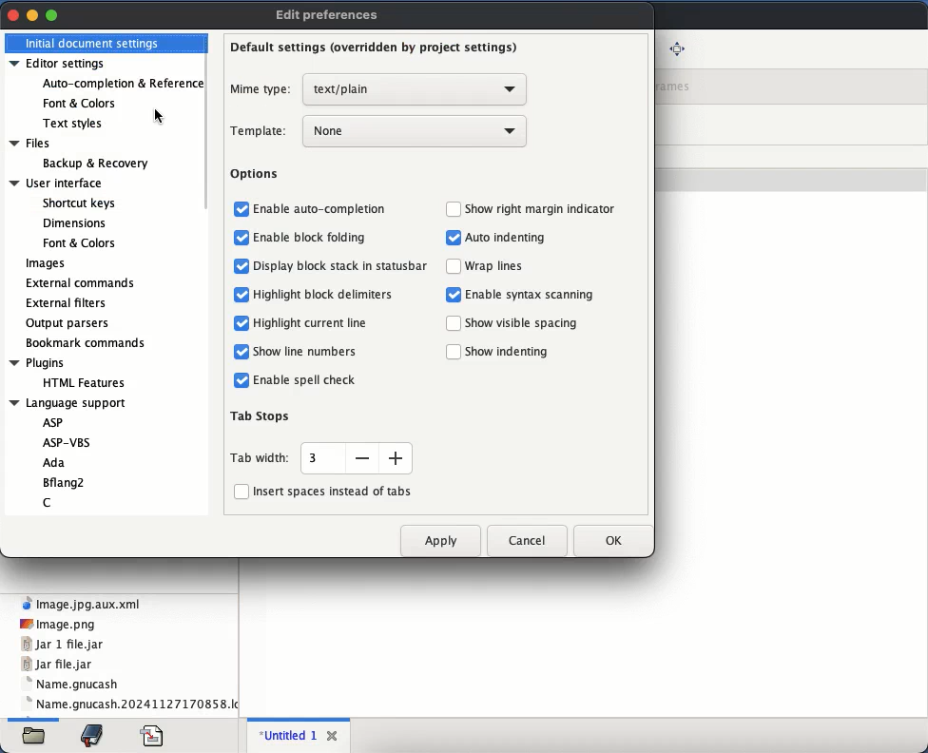 The width and height of the screenshot is (928, 753). Describe the element at coordinates (60, 666) in the screenshot. I see `jar file.jar` at that location.